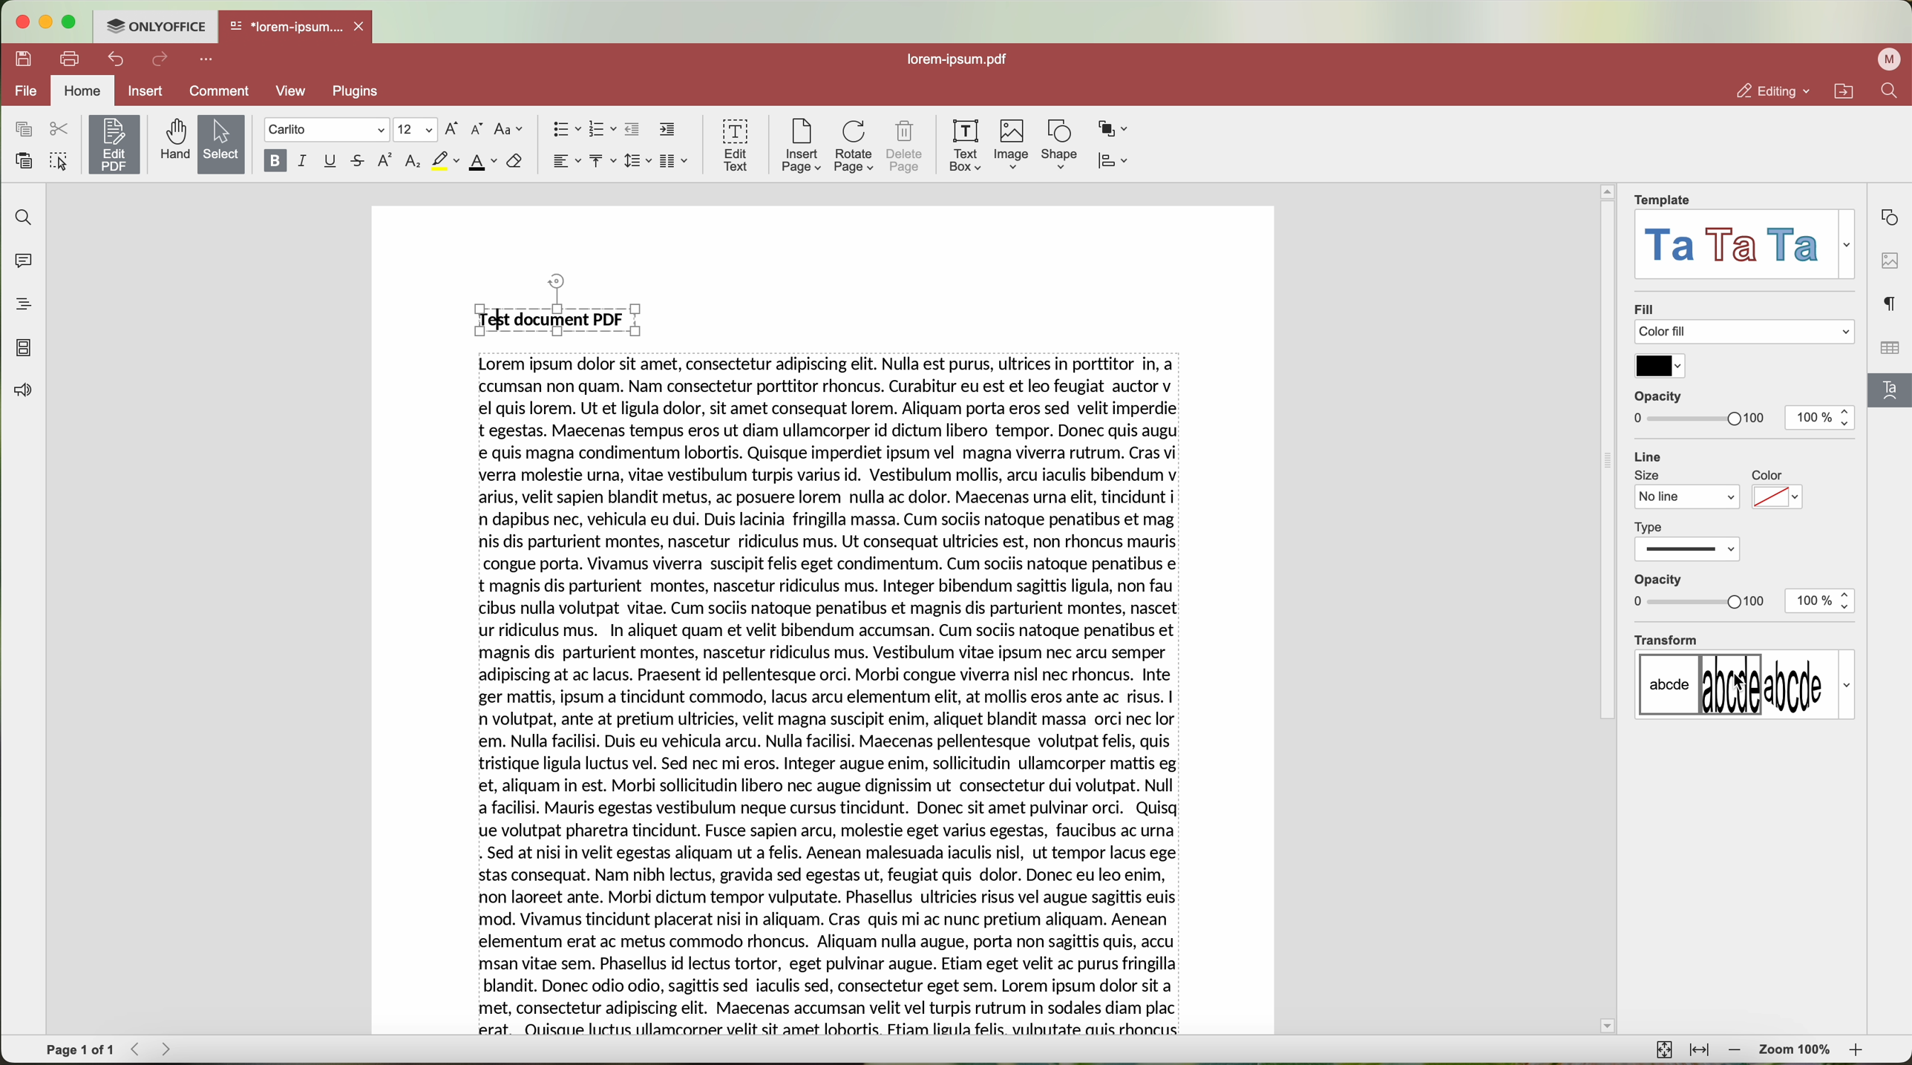 Image resolution: width=1912 pixels, height=1065 pixels. What do you see at coordinates (834, 697) in the screenshot?
I see `Lorem ipsum dolor sit amet, consectetur adipiscing elit. Nulla est purus, ultrices in porttitor in, a
ccumsan non quam. Nam consectetur porttitor rhoncus. Curabitur eu est et leo feugiat auctor v
el quis lorem. Ut et ligula dolor, sit amet consequat lorem. Aliquam porta eros sed velit imperdie
t egestas. Maecenas tempus eros ut diam ullamcorper id dictum libero tempor. Donec quis augu
e quis magna condimentum lobortis. Quisque imperdiet ipsum vel magna viverra rutrum. Cras vi
verra molestie urna, vitae vestibulum turpis varius id. Vestibulum mollis, arcu iaculis bibendum v
arius, velit sapien blandit metus, ac posuere lorem nulla ac dolor. Maecenas urna elit, tincidunt i
n dapibus nec, vehicula eu dui. Duis lacinia fringilla massa. Cum sociis natoque penatibus et mag
nis dis parturient montes, nascetur ridiculus mus. Ut consequat ultricies est, non rhoncus mauris
congue porta. Vivamus viverra suscipit felis eget condimentum. Cum sociis natoque penatibus e
t magnis dis parturient montes, nascetur ridiculus mus. Integer bibendum sagittis ligula, non fau
cibus nulla volutpat vitae. Cum sociis natoque penatibus et magnis dis parturient montes, nascet
ur ridiculus mus. In aliquet quam et velit bibendum accumsan. Cum sociis natoque penatibus et
magnis dis parturient montes, nascetur ridiculus mus. Vestibulum vitae ipsum nec arcu semper
adipiscing at ac lacus. Praesent id pellentesque orci. Morbi congue viverra nisl nec rhoncus. Inte
ger mattis, ipsum a tincidunt commodo, lacus arcu elementum elit, at mollis eros ante ac risus. |
n volutpat, ante at pretium ultricies, velit magna suscipit enim, aliquet blandit massa orci nec lor
em. Nulla facilisi. Duis eu vehicula arcu. Nulla facilisi. Maecenas pellentesque volutpat felis, quis
tristique ligula luctus vel. Sed nec mi eros. Integer augue enim, sollicitudin ullamcorper mattis eg
et, aliquam in est. Morbi sollicitudin libero nec augue dignissim ut consectetur dui volutpat. Null
a facilisi. Mauris egestas vestibulum neque cursus tincidunt. Donec sit amet pulvinar orci. Quisq
ue volutpat pharetra tincidunt. Fusce sapien arcu, molestie eget varius egestas, faucibus ac urna
. Sed at nisi in velit egestas aliquam ut a felis. Aenean malesuada iaculis nisl, ut tempor lacus ege
stas consequat. Nam nibh lectus, gravida sed egestas ut, feugiat quis dolor. Donec eu leo enim,
non laoreet ante. Morbi dictum tempor vulputate. Phasellus ultricies risus vel augue sagittis euis
mod. Vivamus tincidunt placerat nisi in aliquam. Cras quis mi ac nunc pretium aliquam. Aenean
elementum erat ac metus commodo rhoncus. Aliquam nulla augue, porta non sagittis quis, accu
msan vitae sem. Phasellus id lectus tortor, eget pulvinar augue. Etiam eget velit ac purus fringilla
blandit. Donec odio odio, sagittis sed iaculis sed, consectetur eget sem. Lorem ipsum dolor sit a
met, consectetur adipiscing elit. Maecenas accumsan velit vel turpis rutrum in sodales diam plac
erat. Ouisaue luctus ullamcarner velit sit amet lobortis. Friam lieula felis. viilnutate ais rhonciis` at bounding box center [834, 697].